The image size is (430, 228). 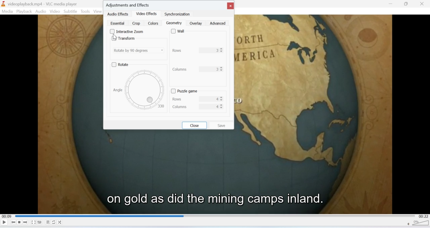 I want to click on rotate, so click(x=122, y=64).